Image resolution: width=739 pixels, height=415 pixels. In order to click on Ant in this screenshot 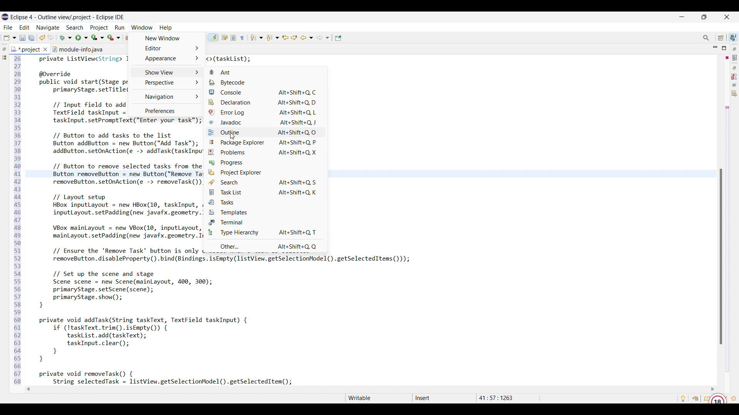, I will do `click(265, 72)`.